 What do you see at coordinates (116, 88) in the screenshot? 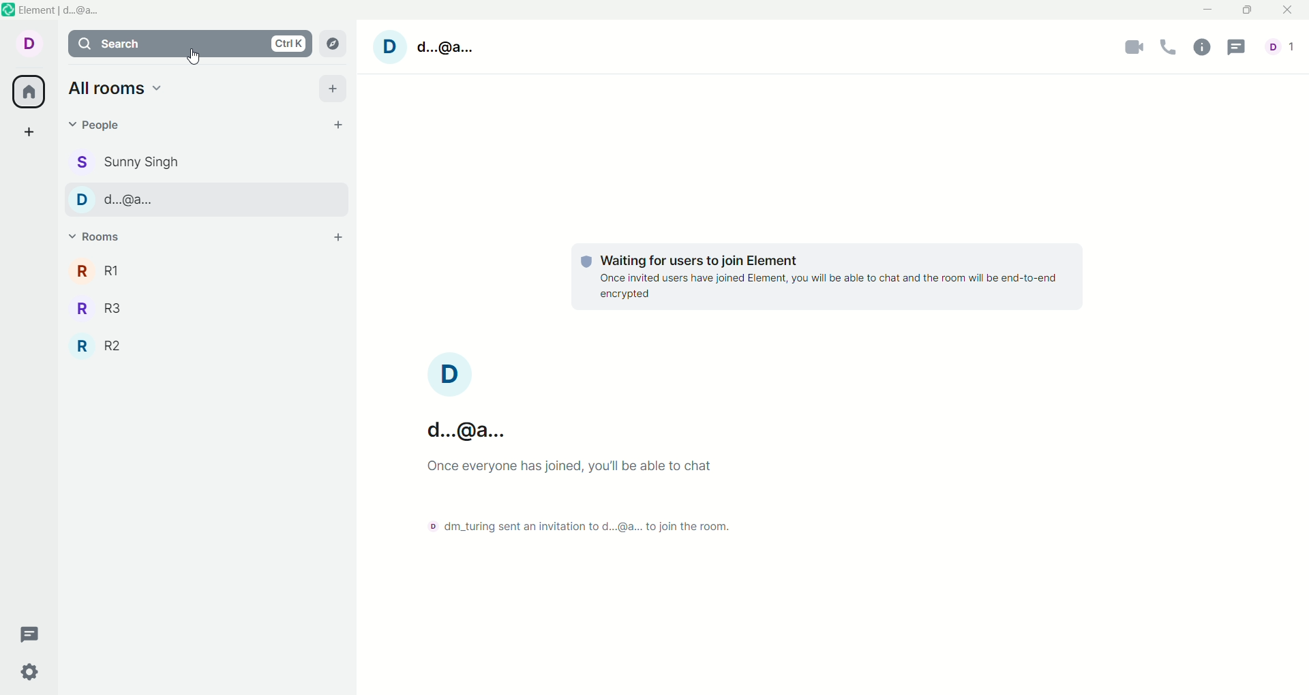
I see `all rooms` at bounding box center [116, 88].